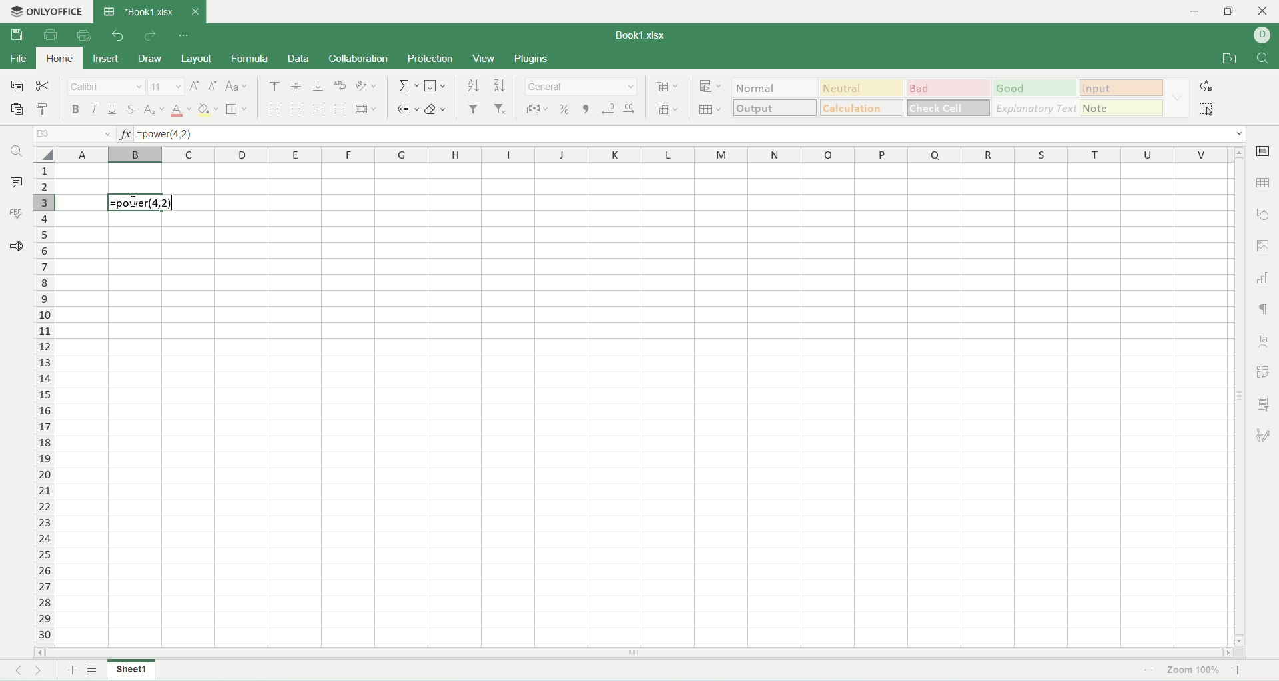 Image resolution: width=1279 pixels, height=681 pixels. I want to click on minimize, so click(1202, 12).